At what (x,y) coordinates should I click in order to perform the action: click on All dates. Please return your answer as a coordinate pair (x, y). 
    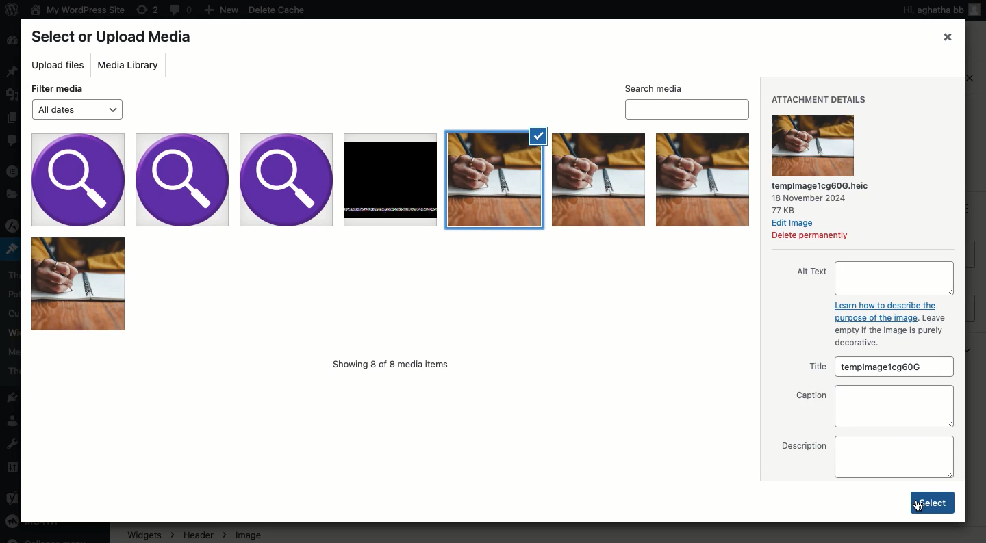
    Looking at the image, I should click on (77, 109).